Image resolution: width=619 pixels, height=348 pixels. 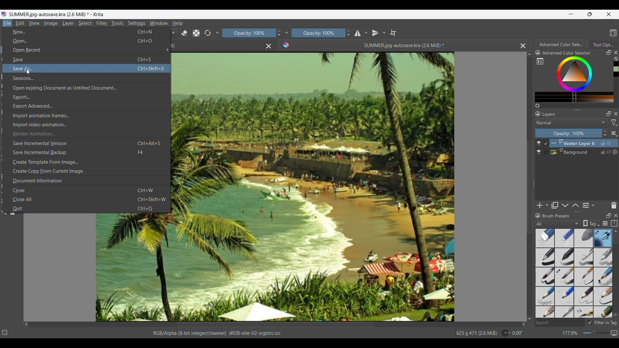 I want to click on Export advanced, so click(x=87, y=106).